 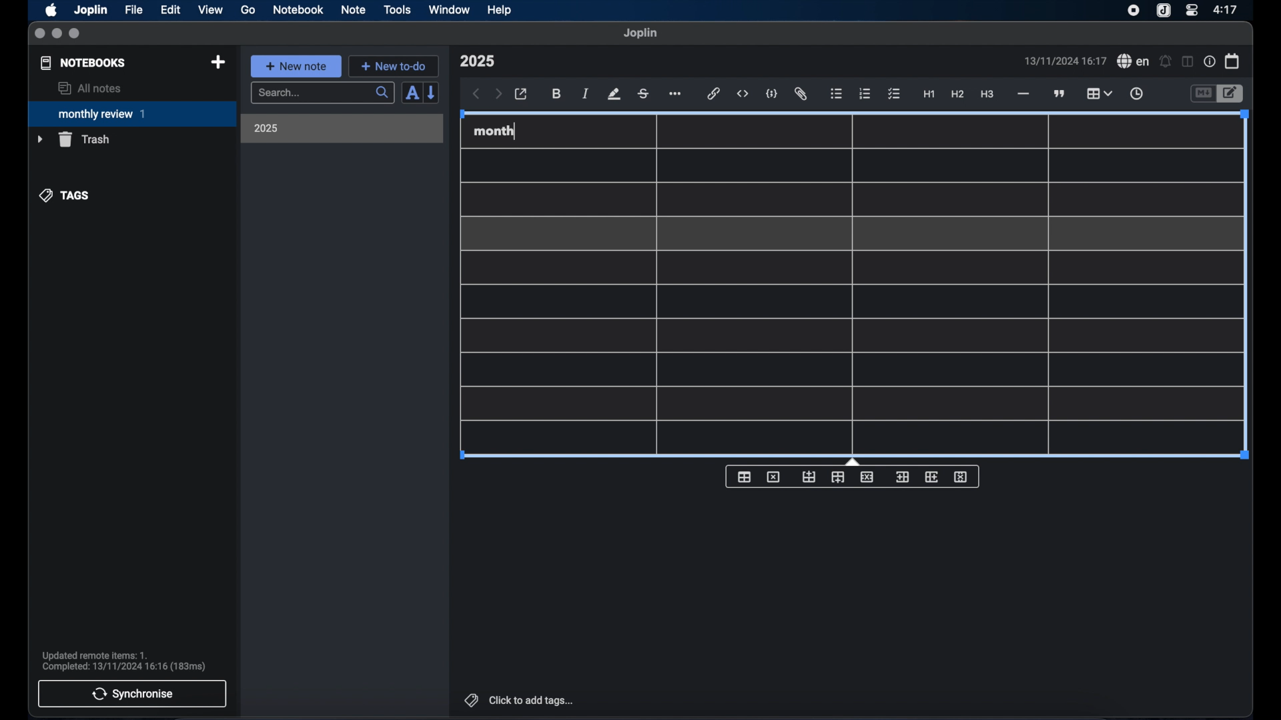 I want to click on heading 3, so click(x=987, y=95).